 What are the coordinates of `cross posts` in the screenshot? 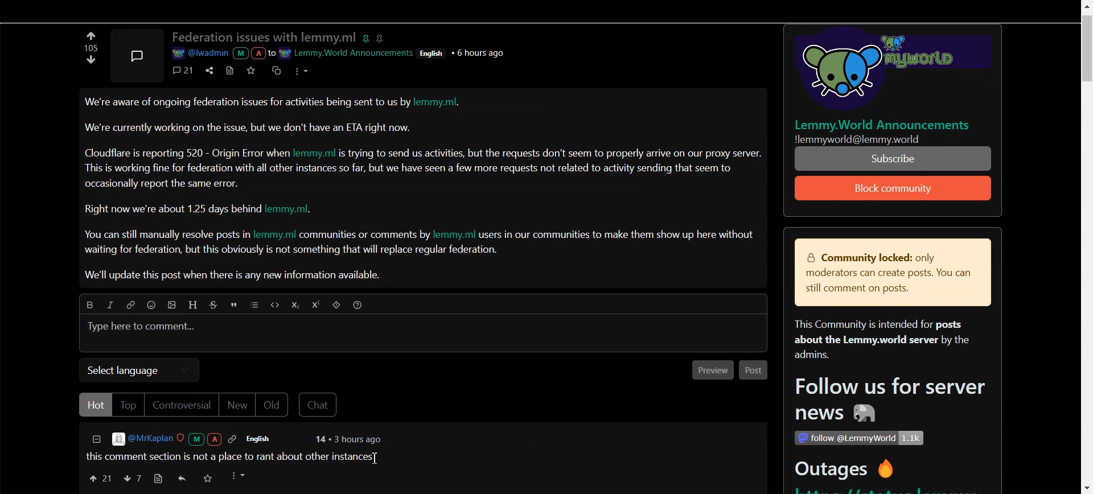 It's located at (277, 69).